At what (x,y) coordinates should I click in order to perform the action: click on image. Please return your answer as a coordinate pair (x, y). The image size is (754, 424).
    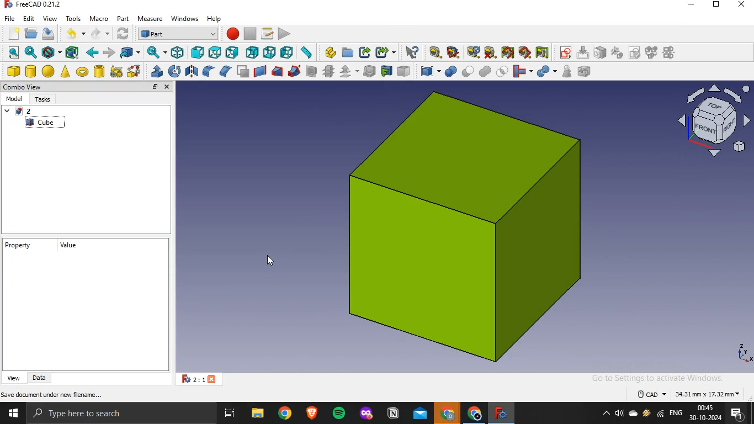
    Looking at the image, I should click on (471, 225).